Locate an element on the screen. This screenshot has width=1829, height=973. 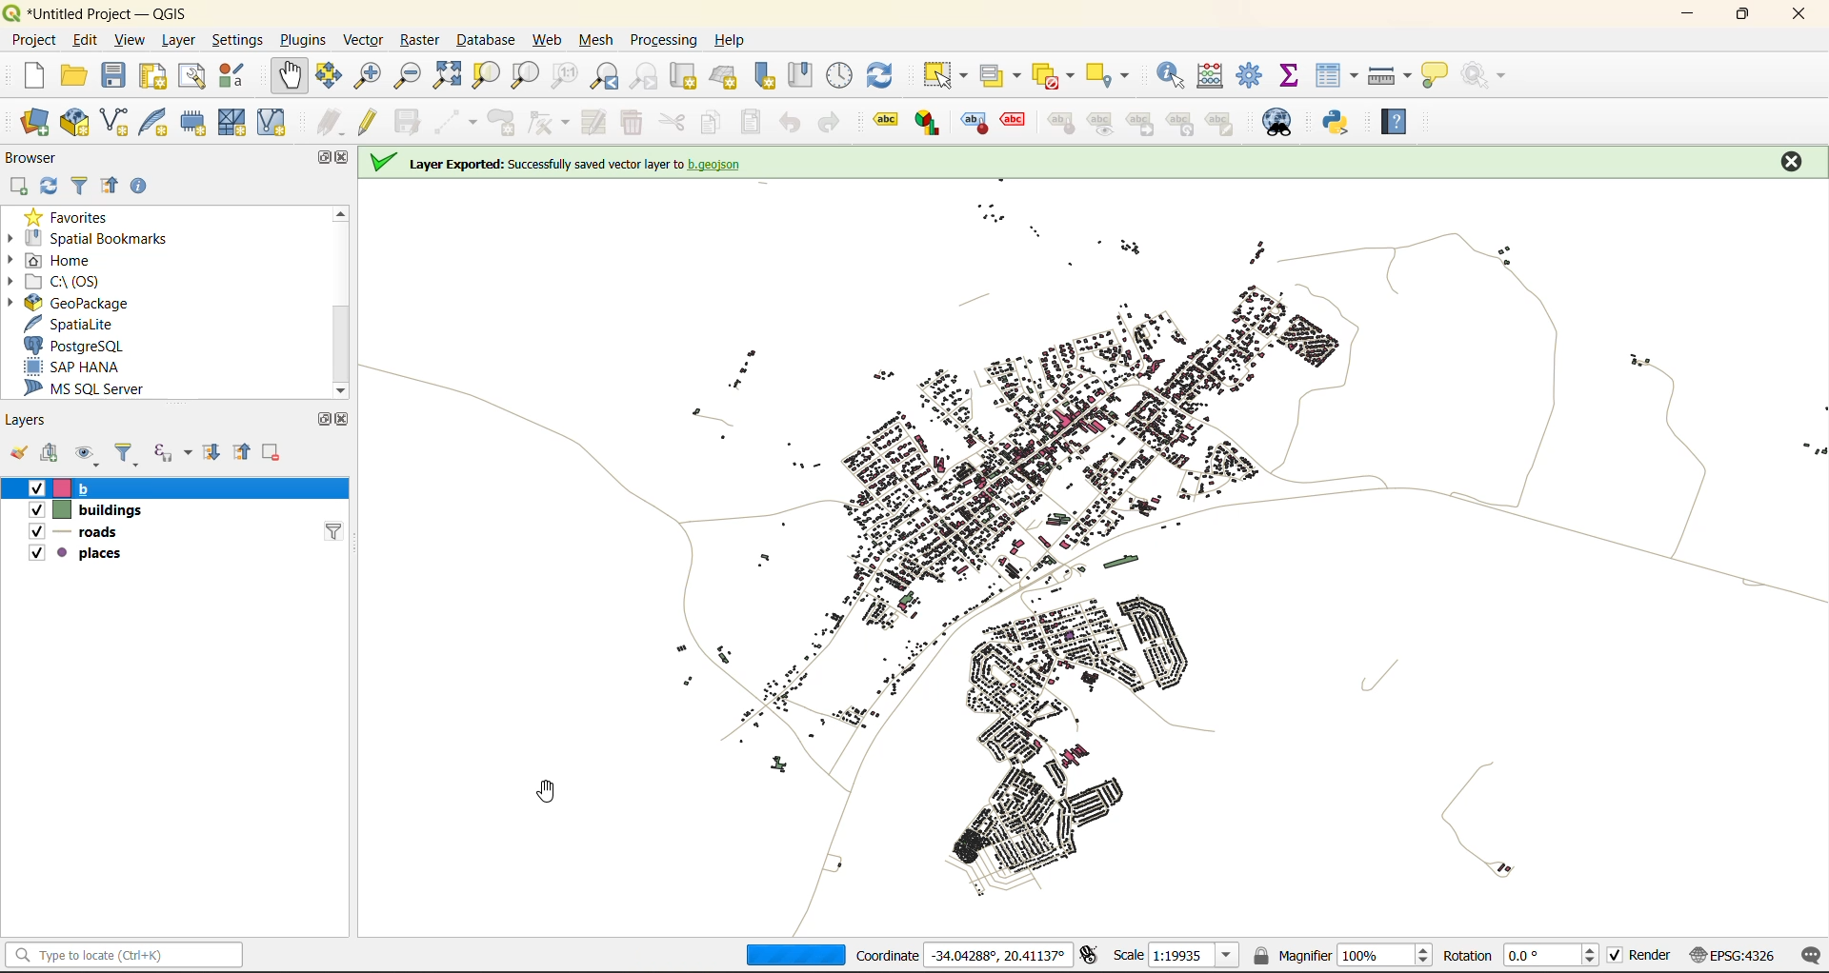
zoom out is located at coordinates (411, 76).